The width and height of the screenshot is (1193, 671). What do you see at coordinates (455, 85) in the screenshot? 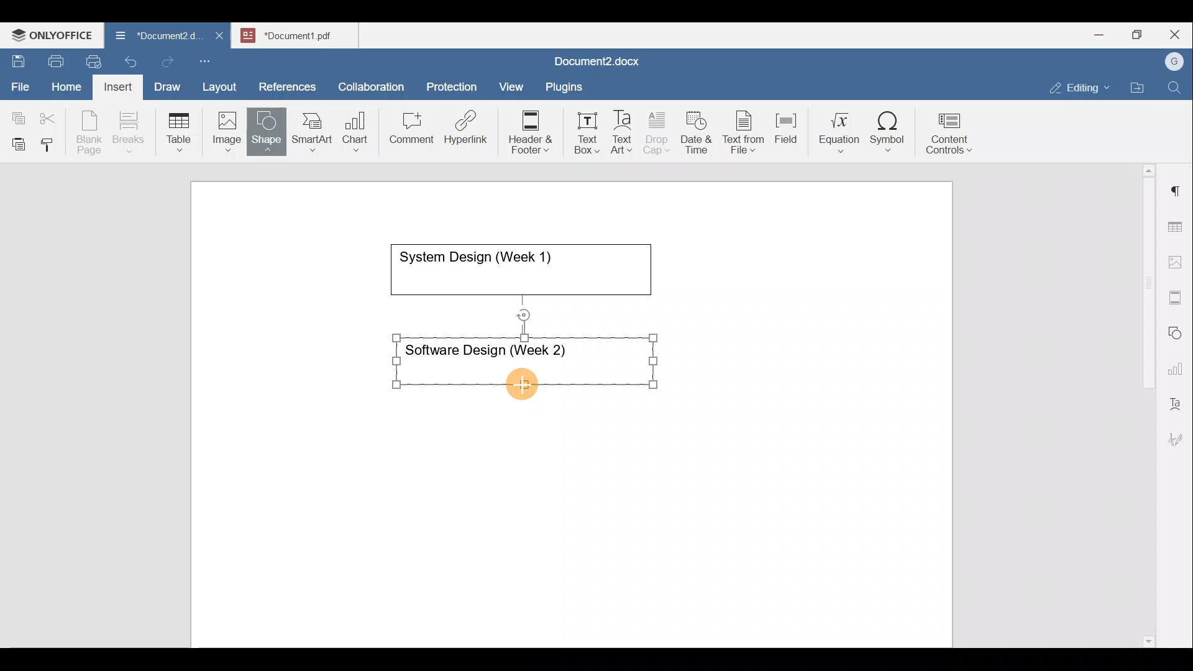
I see `Protection` at bounding box center [455, 85].